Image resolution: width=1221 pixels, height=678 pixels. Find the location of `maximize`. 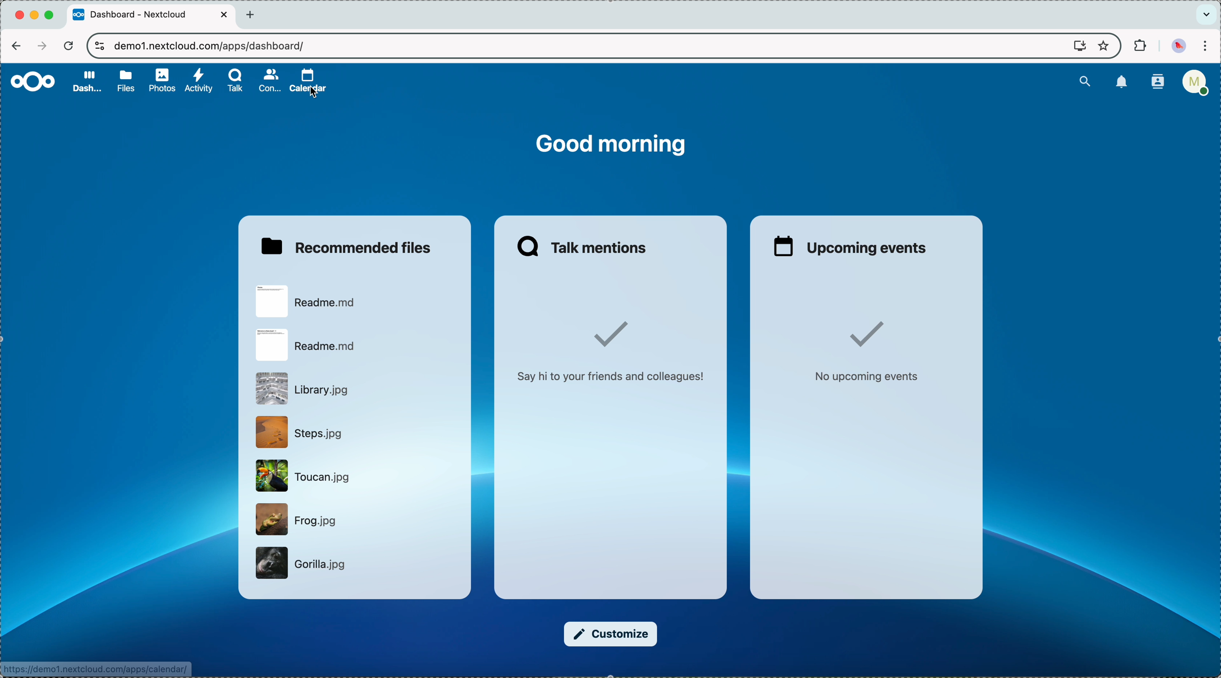

maximize is located at coordinates (51, 15).